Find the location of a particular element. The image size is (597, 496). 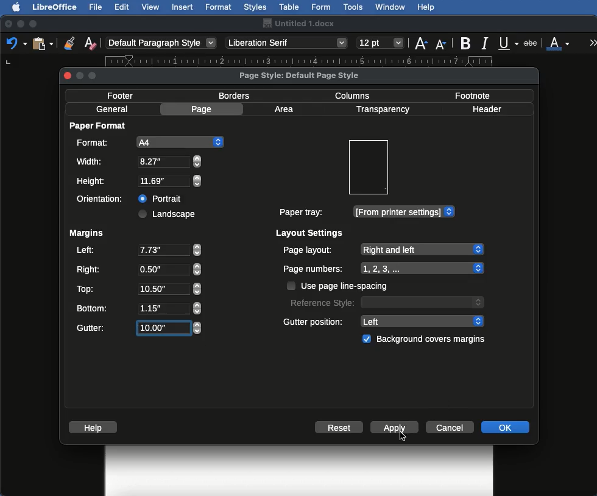

Maximize is located at coordinates (34, 24).